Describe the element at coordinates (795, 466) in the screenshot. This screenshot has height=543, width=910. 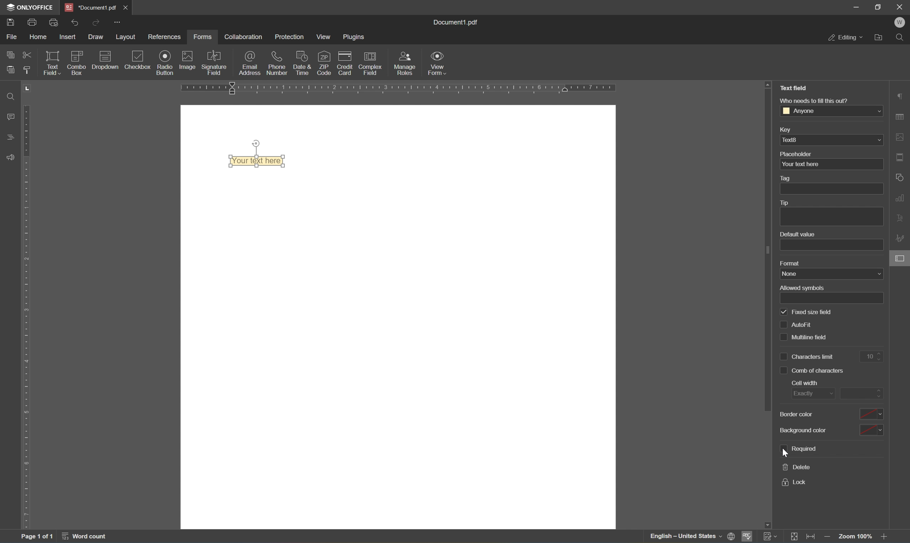
I see `delete` at that location.